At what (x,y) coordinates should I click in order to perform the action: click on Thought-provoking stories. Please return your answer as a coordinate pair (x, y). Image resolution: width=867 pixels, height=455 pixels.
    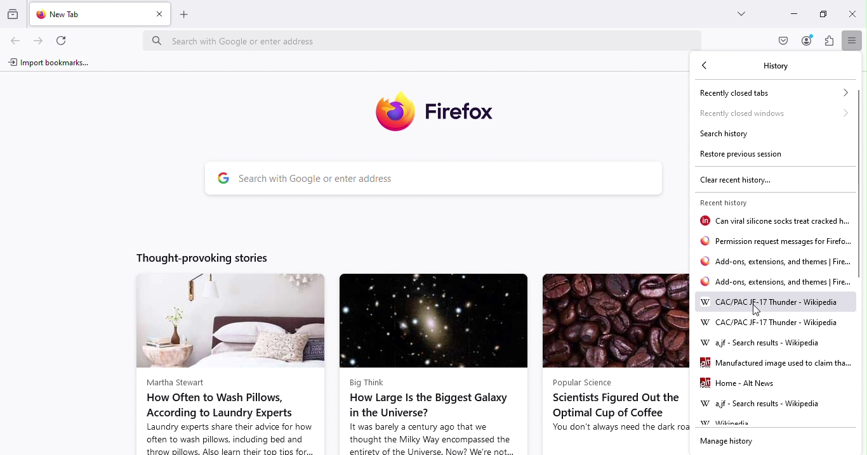
    Looking at the image, I should click on (213, 255).